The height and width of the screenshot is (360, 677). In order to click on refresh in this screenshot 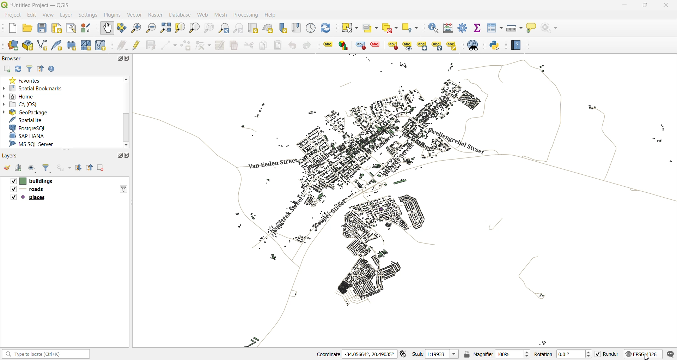, I will do `click(327, 29)`.